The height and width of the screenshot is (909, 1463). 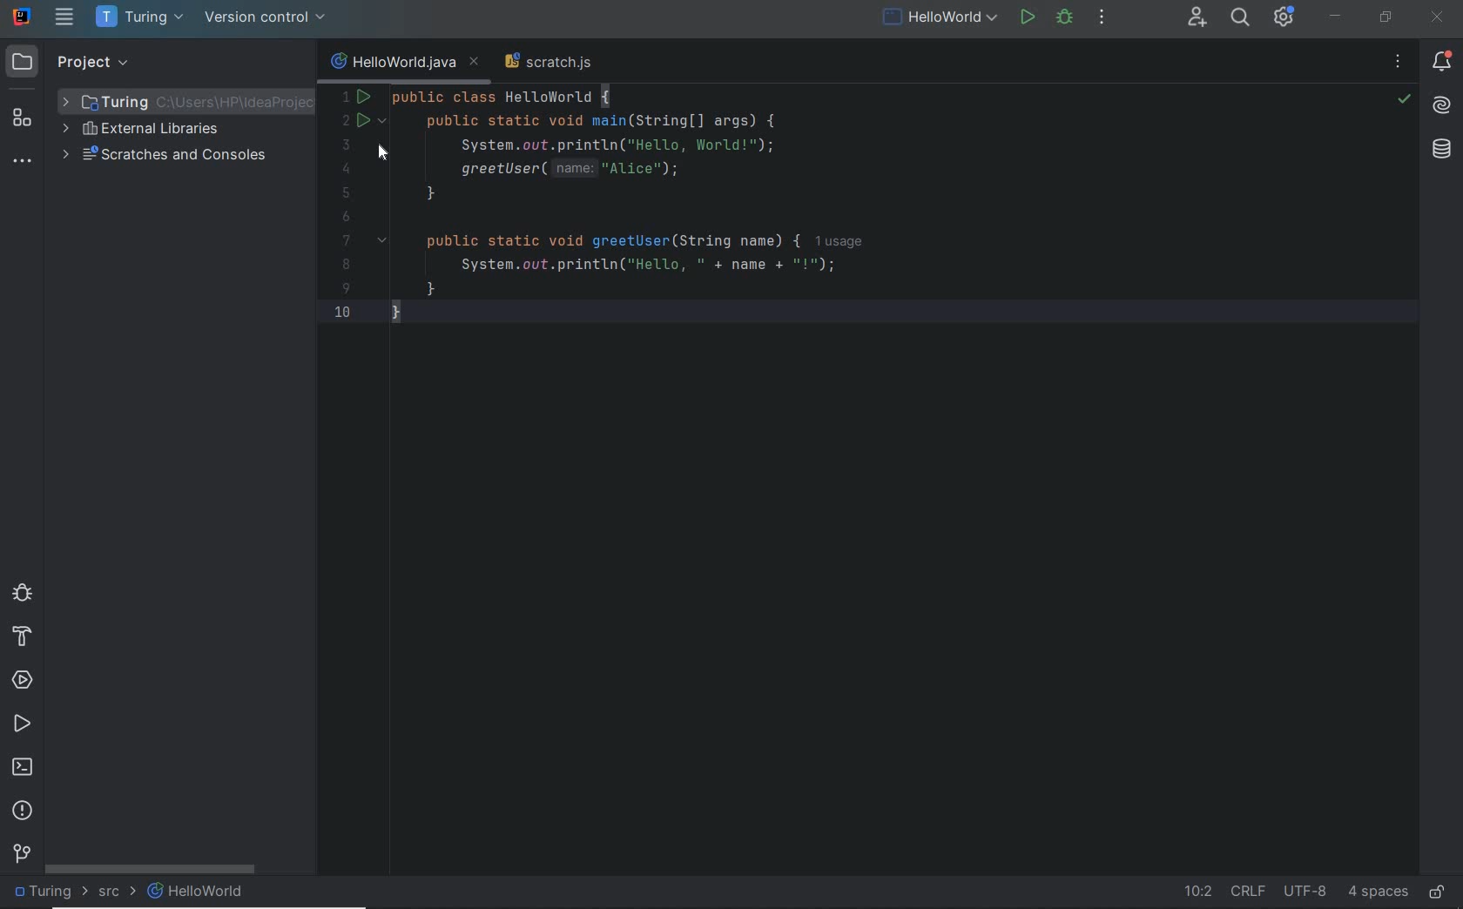 I want to click on project, so click(x=76, y=63).